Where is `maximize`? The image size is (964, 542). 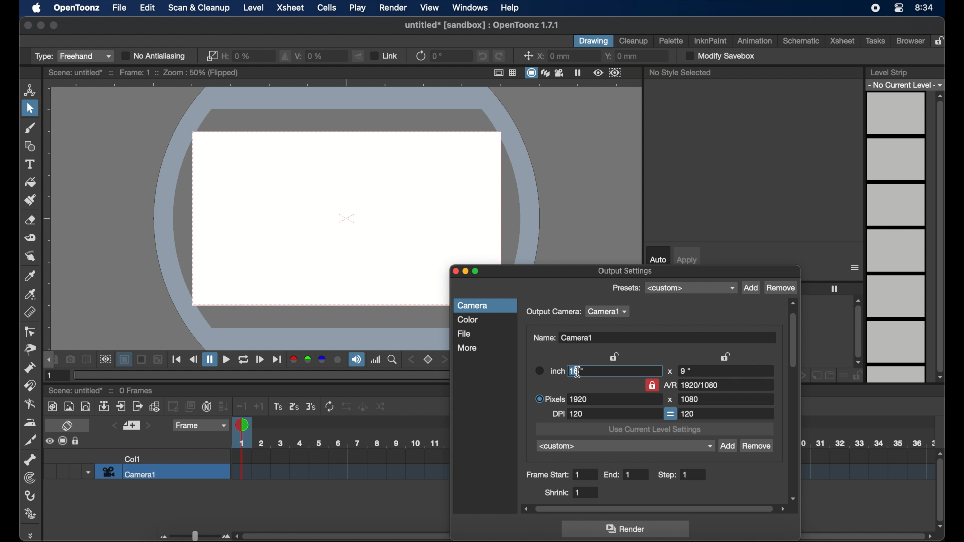 maximize is located at coordinates (54, 25).